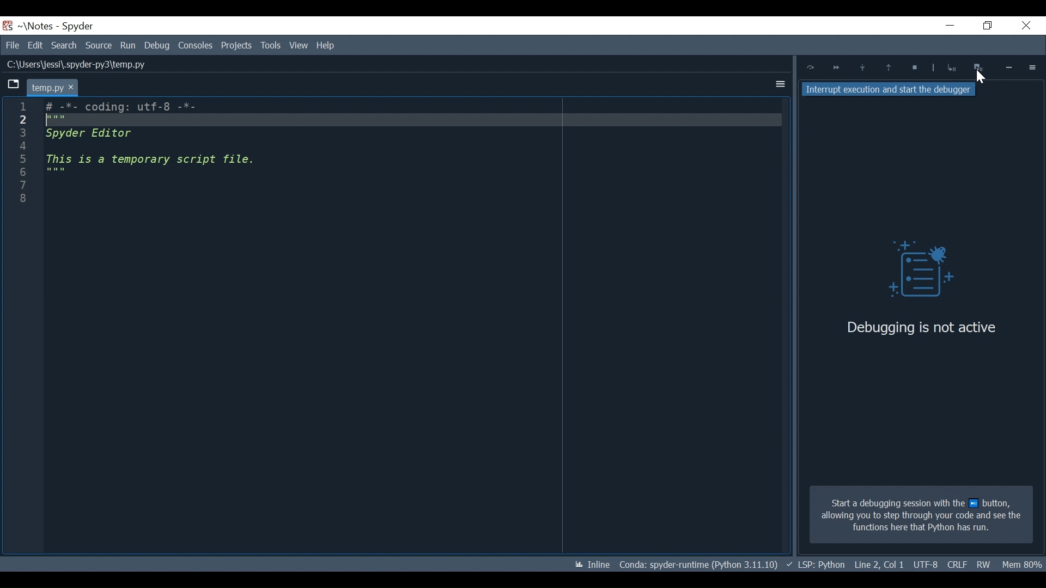 Image resolution: width=1046 pixels, height=588 pixels. What do you see at coordinates (195, 45) in the screenshot?
I see `Consoles` at bounding box center [195, 45].